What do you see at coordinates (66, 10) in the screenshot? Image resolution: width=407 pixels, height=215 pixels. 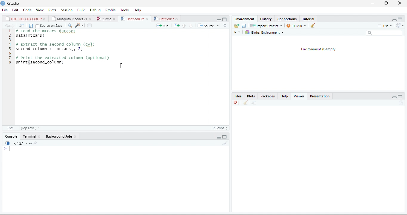 I see `Session` at bounding box center [66, 10].